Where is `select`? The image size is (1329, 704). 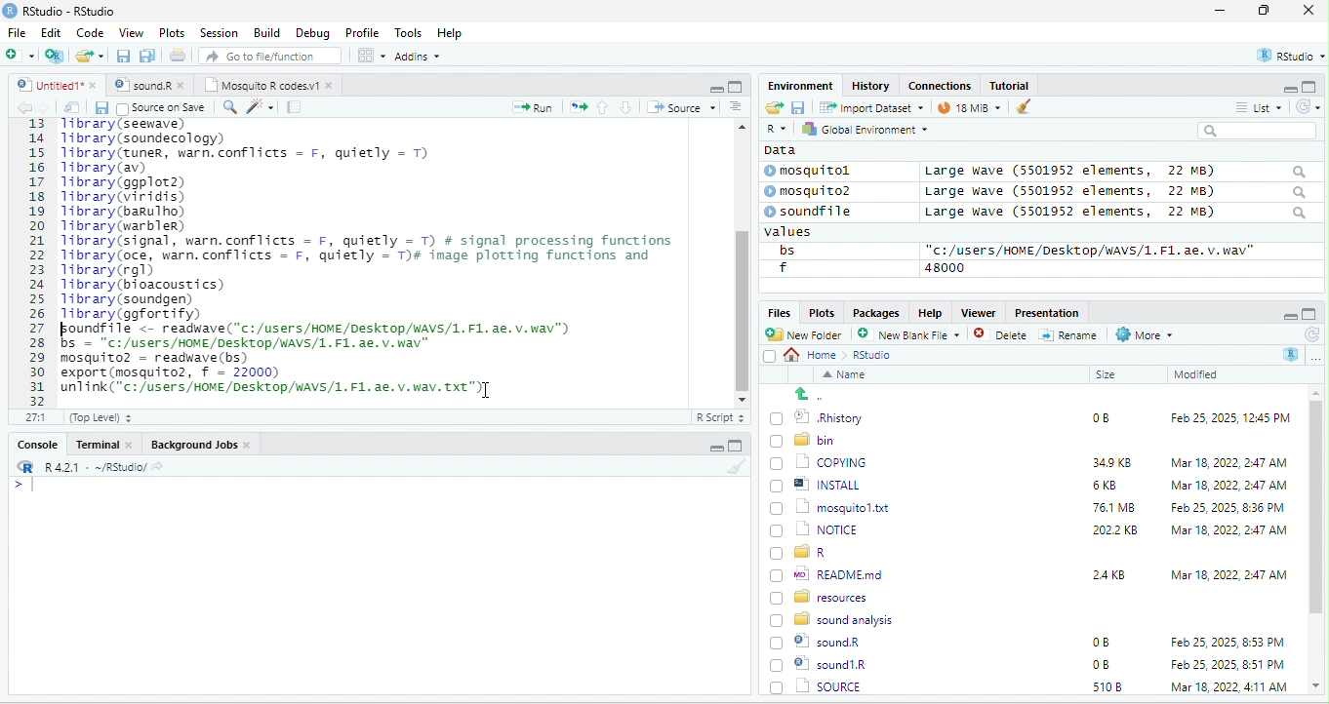 select is located at coordinates (772, 360).